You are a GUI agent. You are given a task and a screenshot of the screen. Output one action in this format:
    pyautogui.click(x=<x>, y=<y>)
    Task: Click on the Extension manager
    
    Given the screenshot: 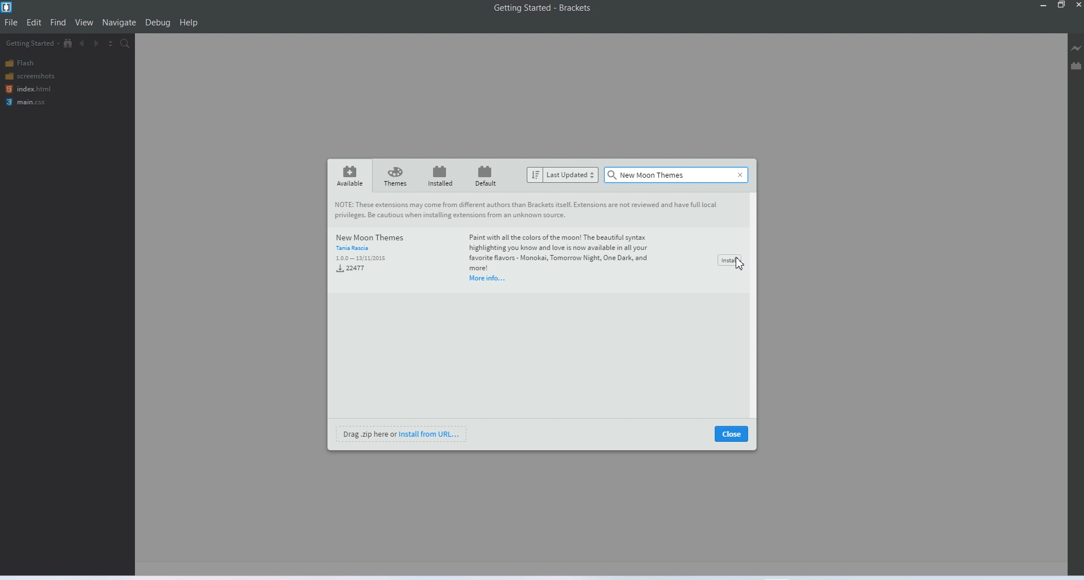 What is the action you would take?
    pyautogui.click(x=1076, y=63)
    